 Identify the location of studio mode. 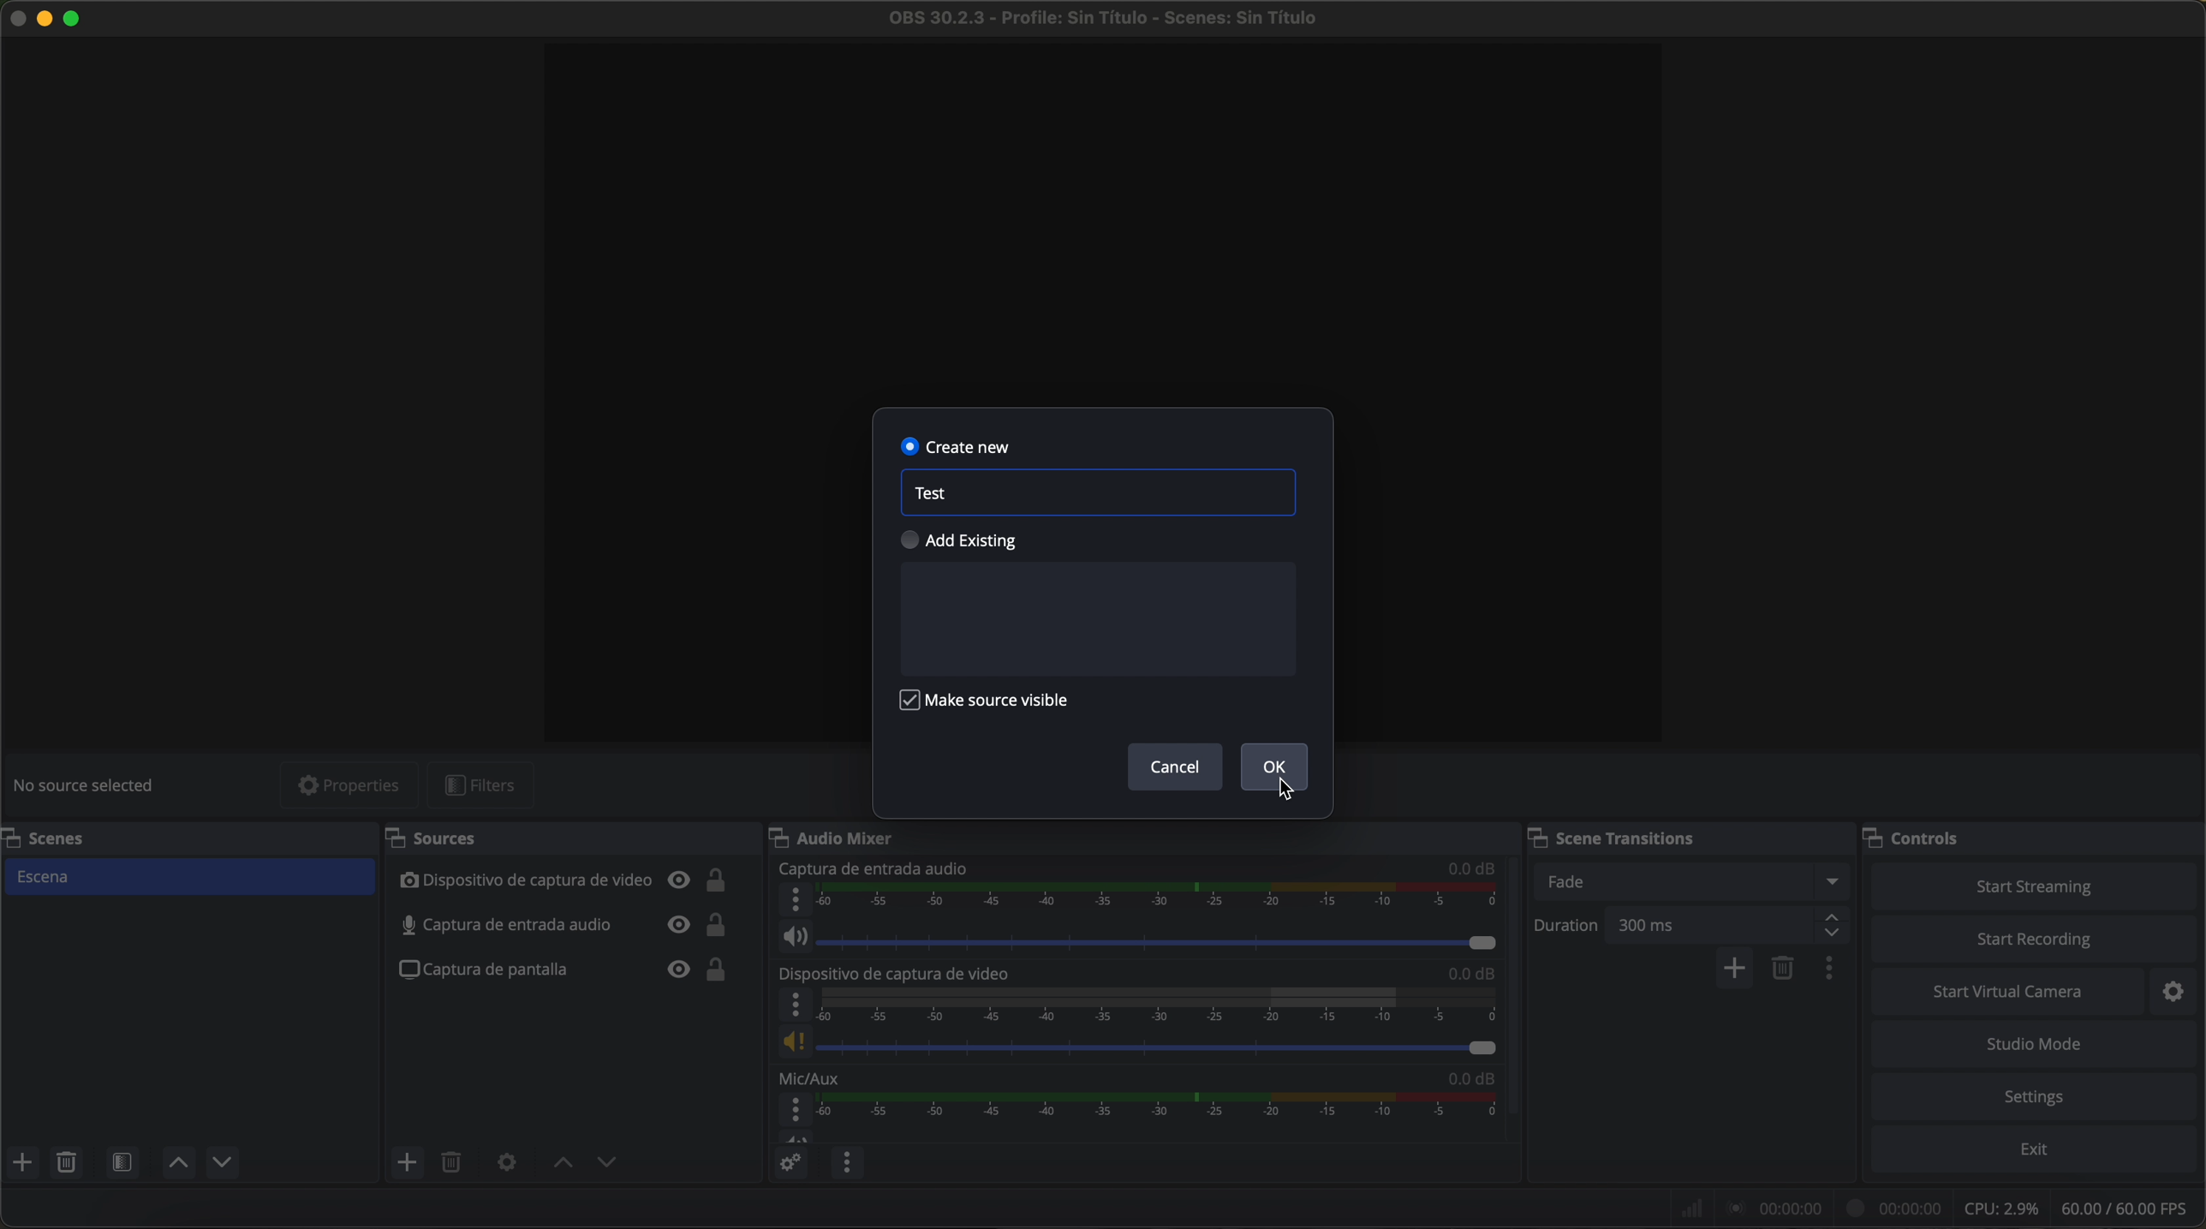
(2035, 1045).